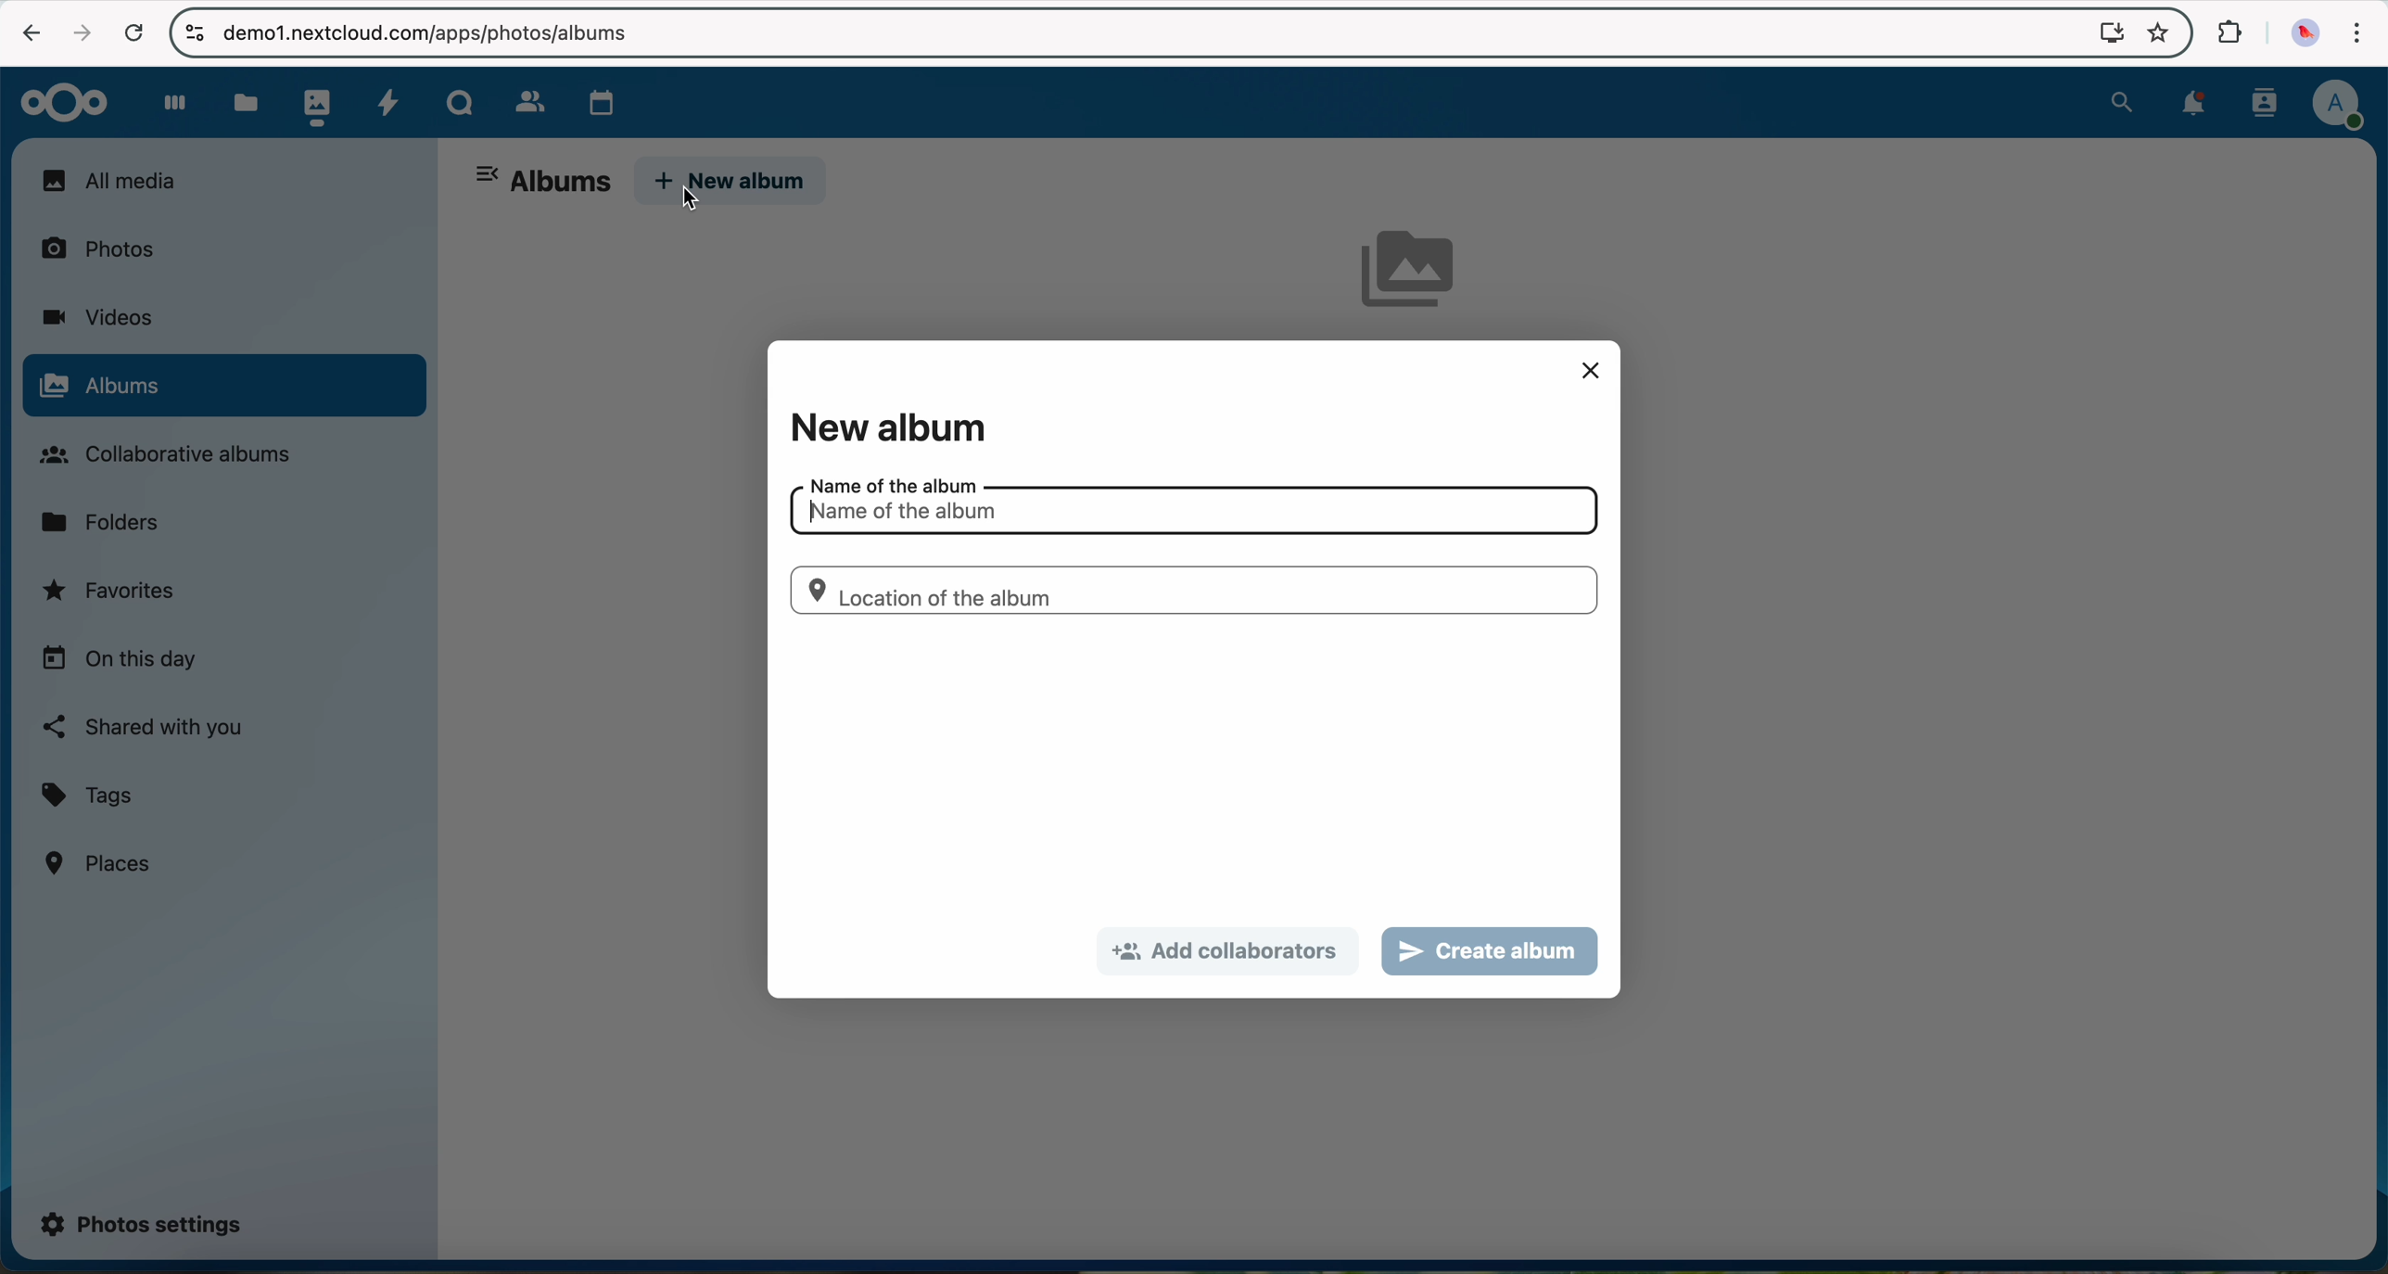  Describe the element at coordinates (692, 200) in the screenshot. I see `cursor` at that location.